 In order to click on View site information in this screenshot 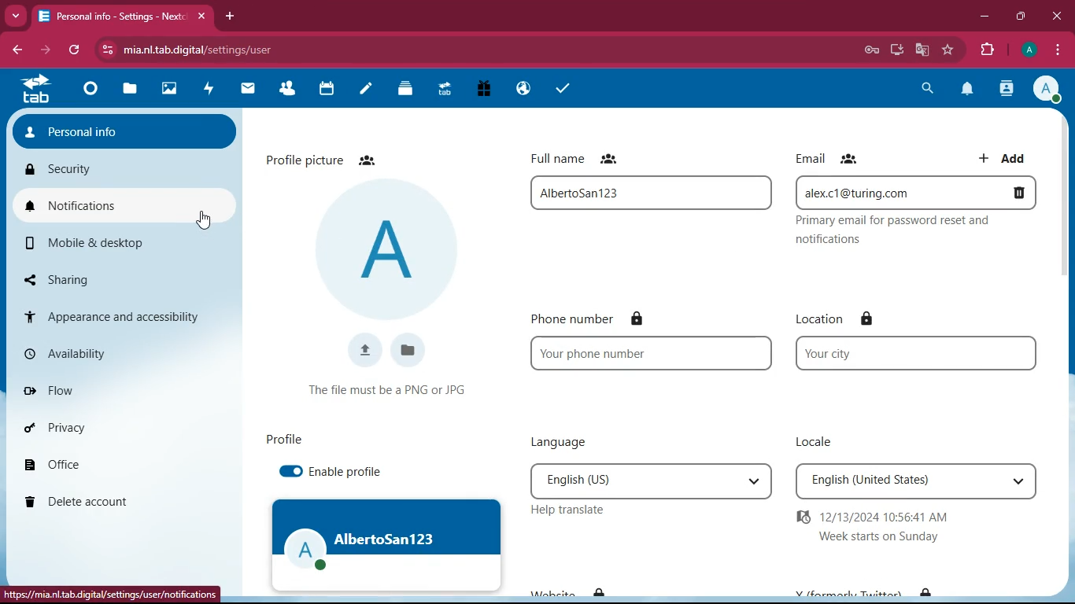, I will do `click(108, 50)`.